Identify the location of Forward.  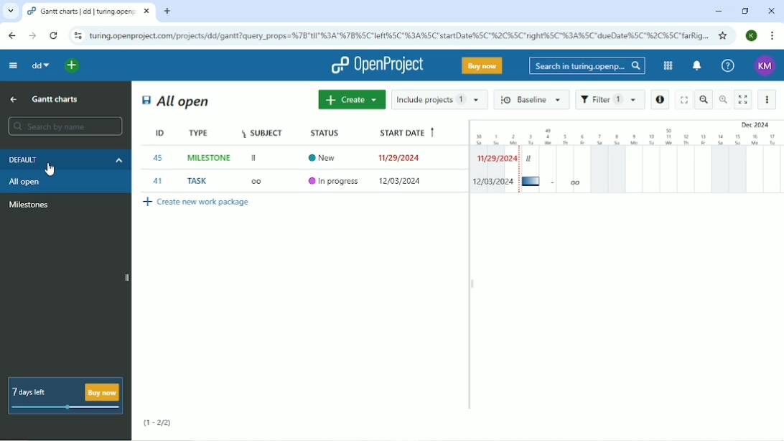
(33, 35).